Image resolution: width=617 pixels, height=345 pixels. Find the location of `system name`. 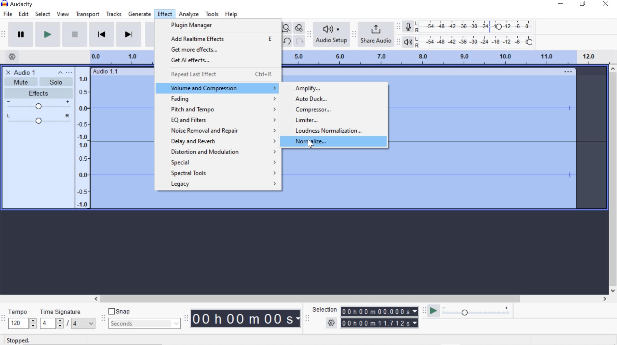

system name is located at coordinates (17, 4).